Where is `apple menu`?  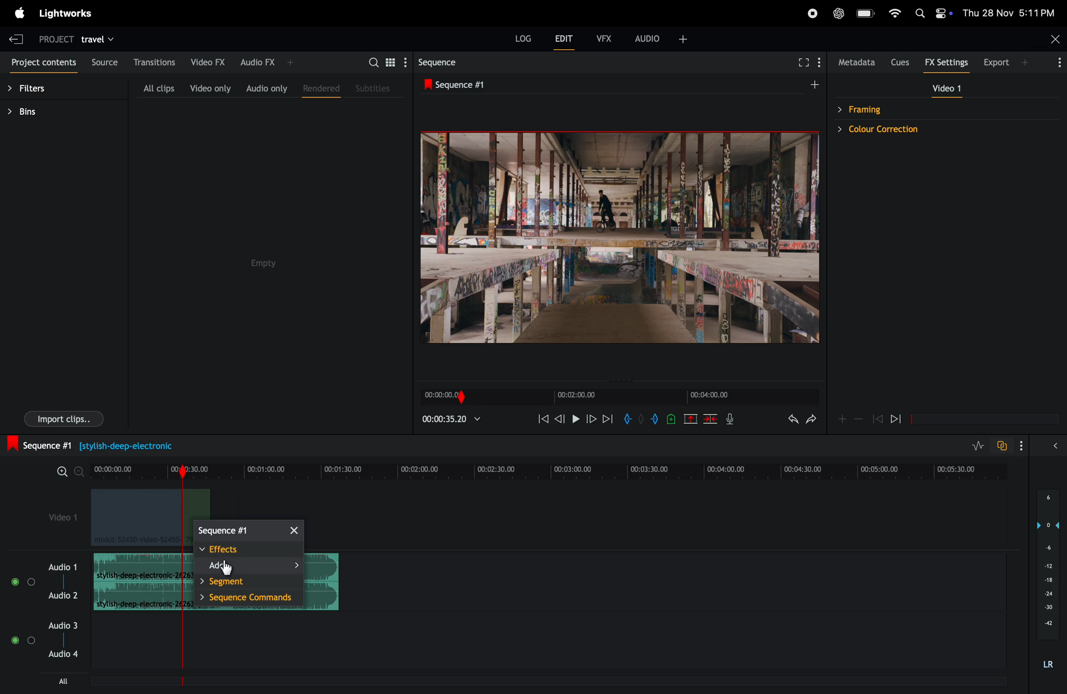 apple menu is located at coordinates (19, 13).